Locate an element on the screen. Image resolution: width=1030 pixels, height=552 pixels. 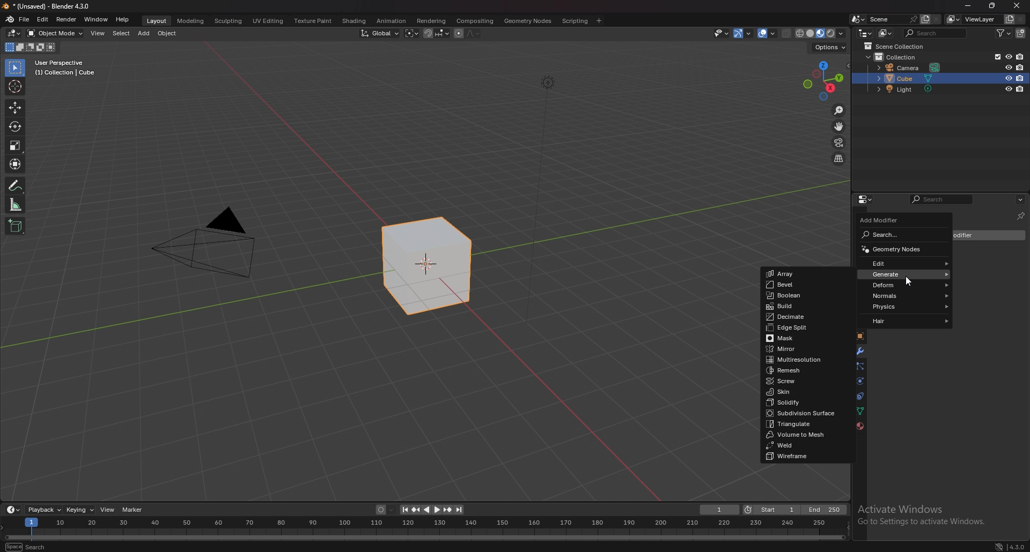
object is located at coordinates (859, 336).